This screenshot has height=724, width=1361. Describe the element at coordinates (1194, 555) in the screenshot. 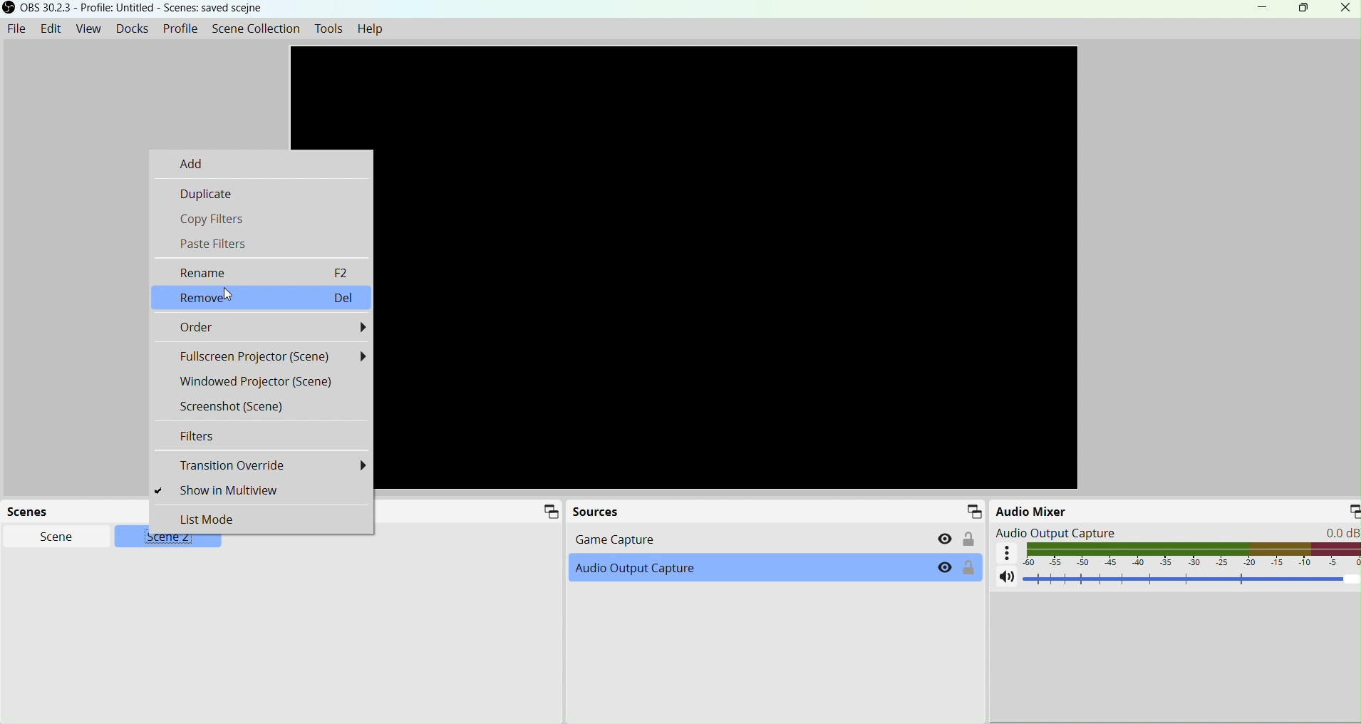

I see `Audio display ` at that location.